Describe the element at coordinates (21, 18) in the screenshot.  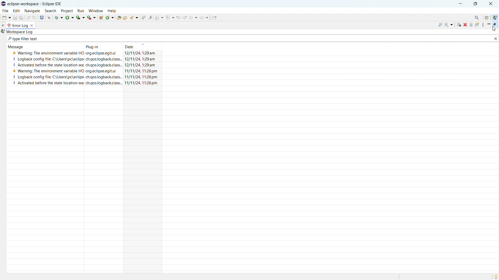
I see `save all` at that location.